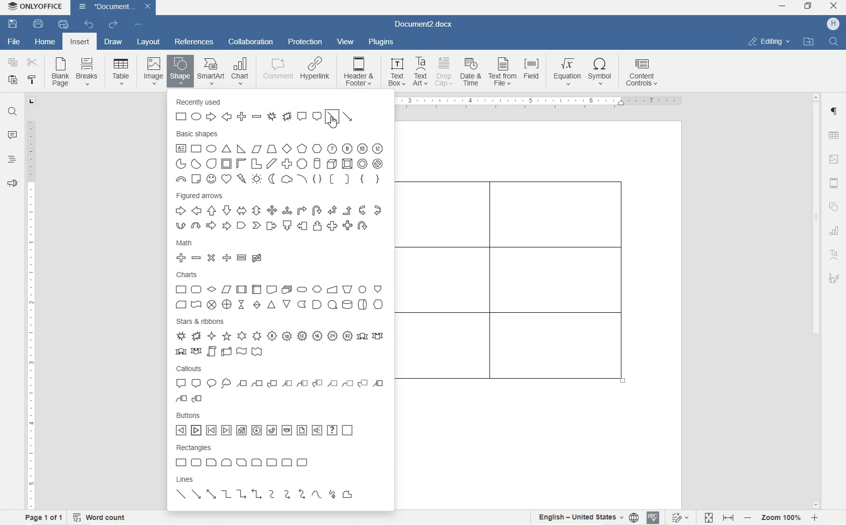  Describe the element at coordinates (543, 103) in the screenshot. I see `ruler` at that location.